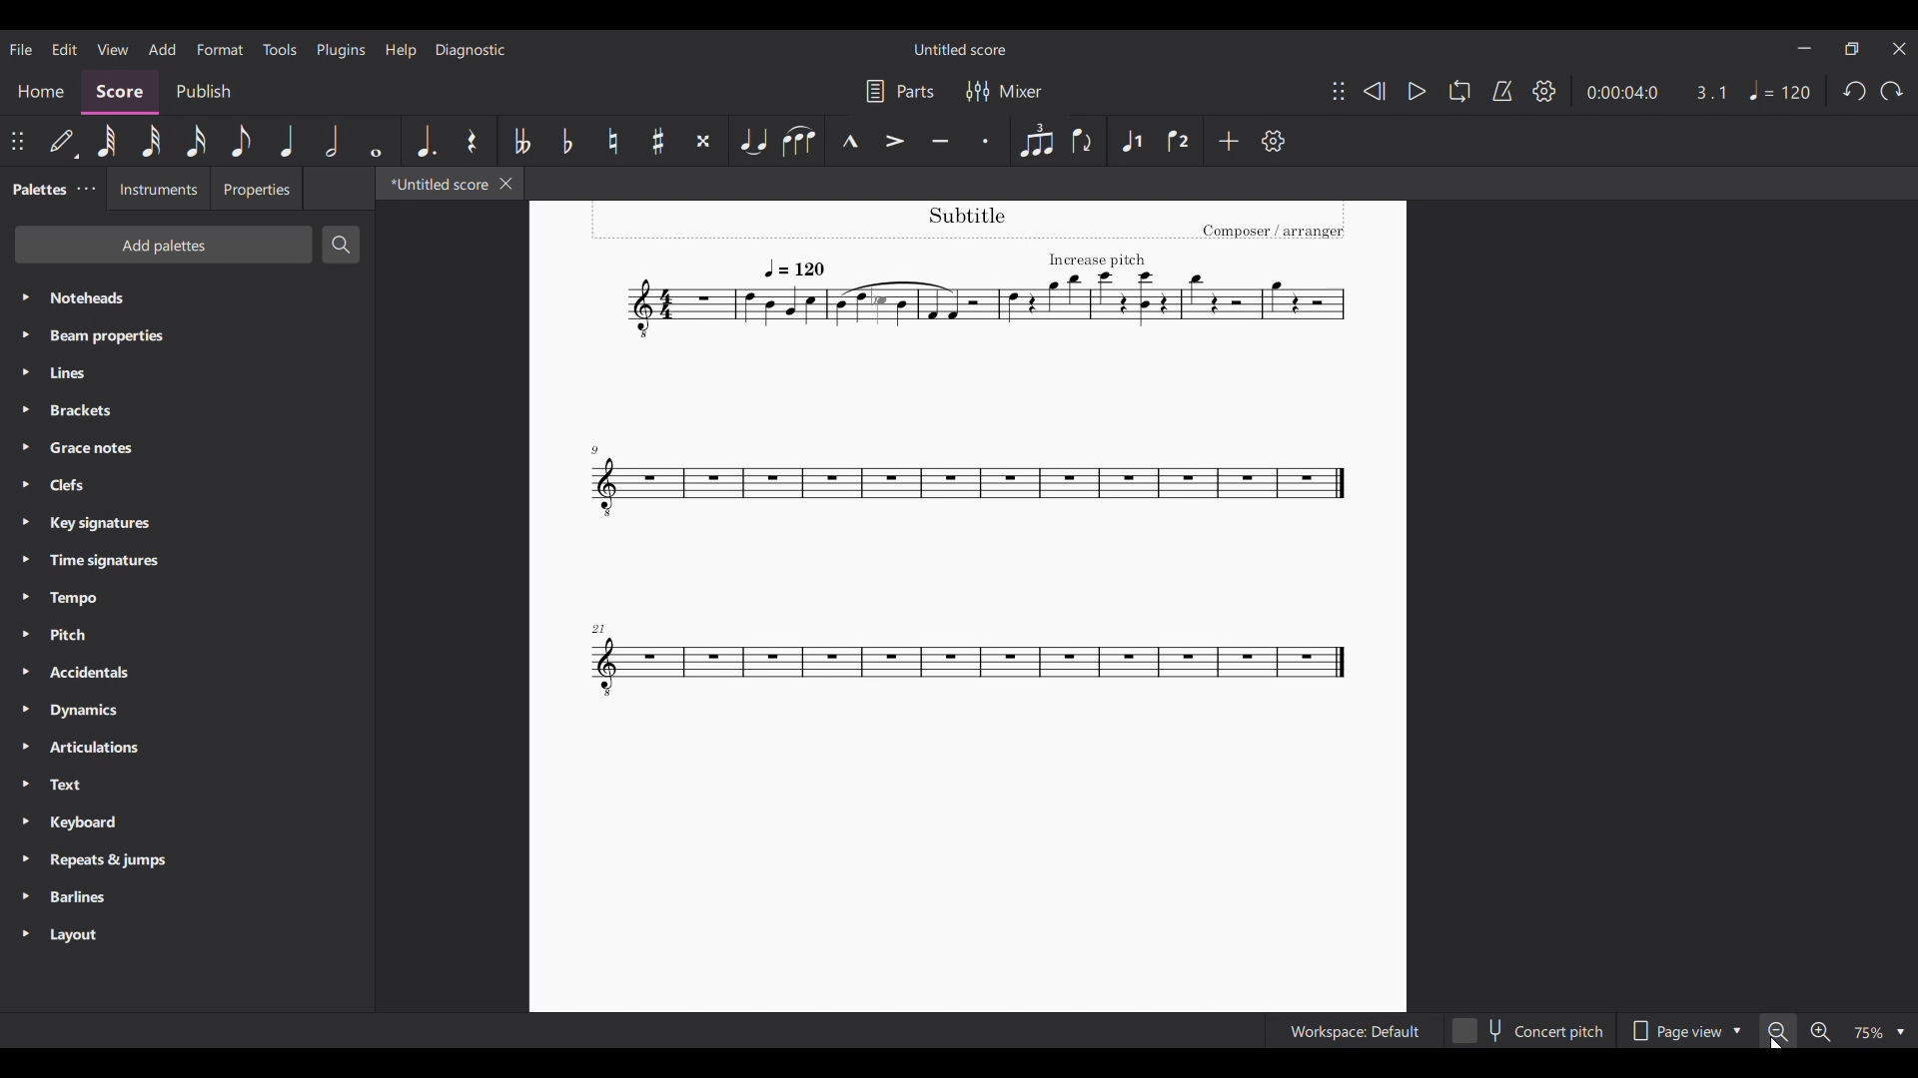  I want to click on File menu, so click(22, 50).